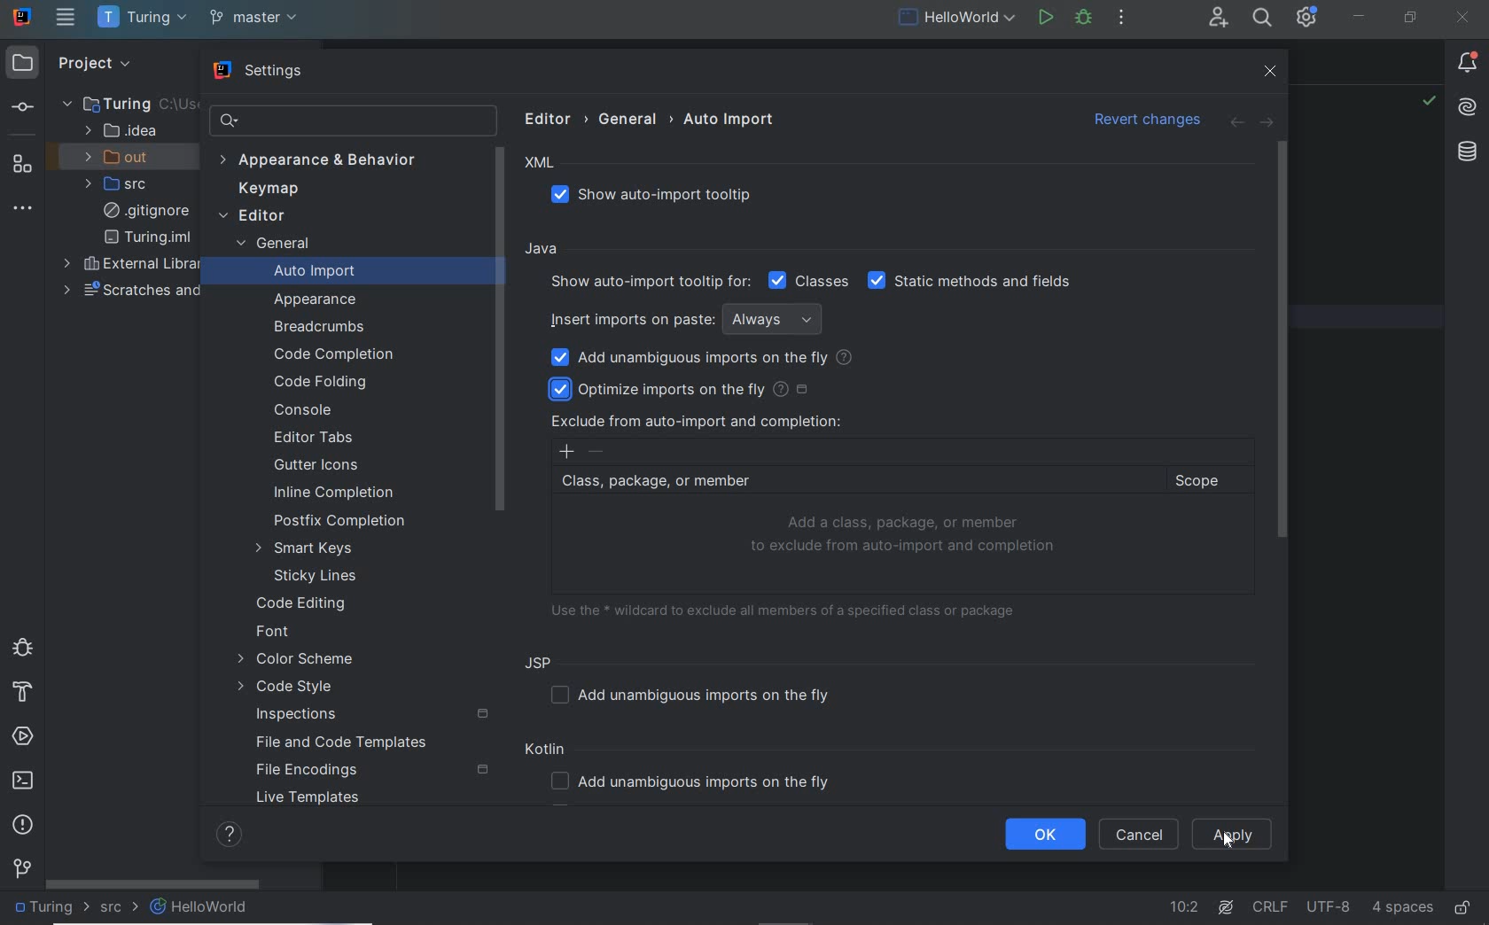  Describe the element at coordinates (319, 466) in the screenshot. I see `GUTTER ICONS` at that location.